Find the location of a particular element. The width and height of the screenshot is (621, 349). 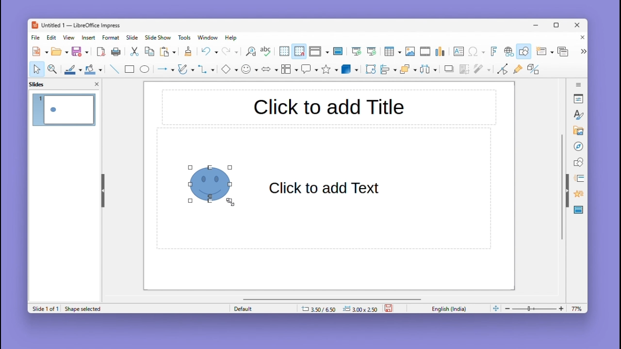

Symbol is located at coordinates (250, 69).